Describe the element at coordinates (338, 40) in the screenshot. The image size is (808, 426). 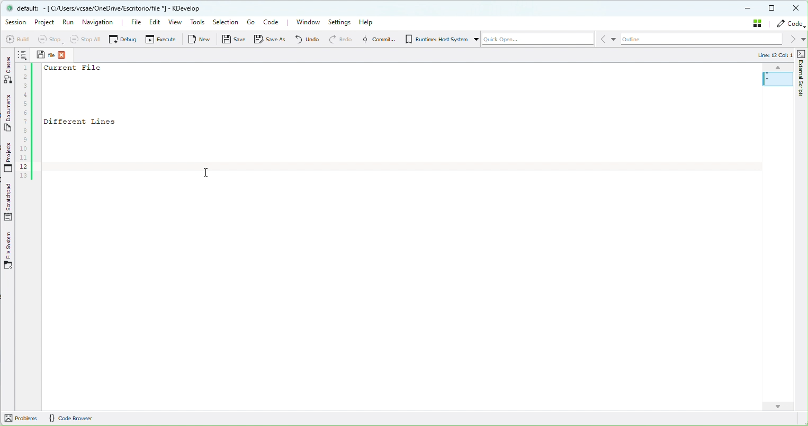
I see `Redo` at that location.